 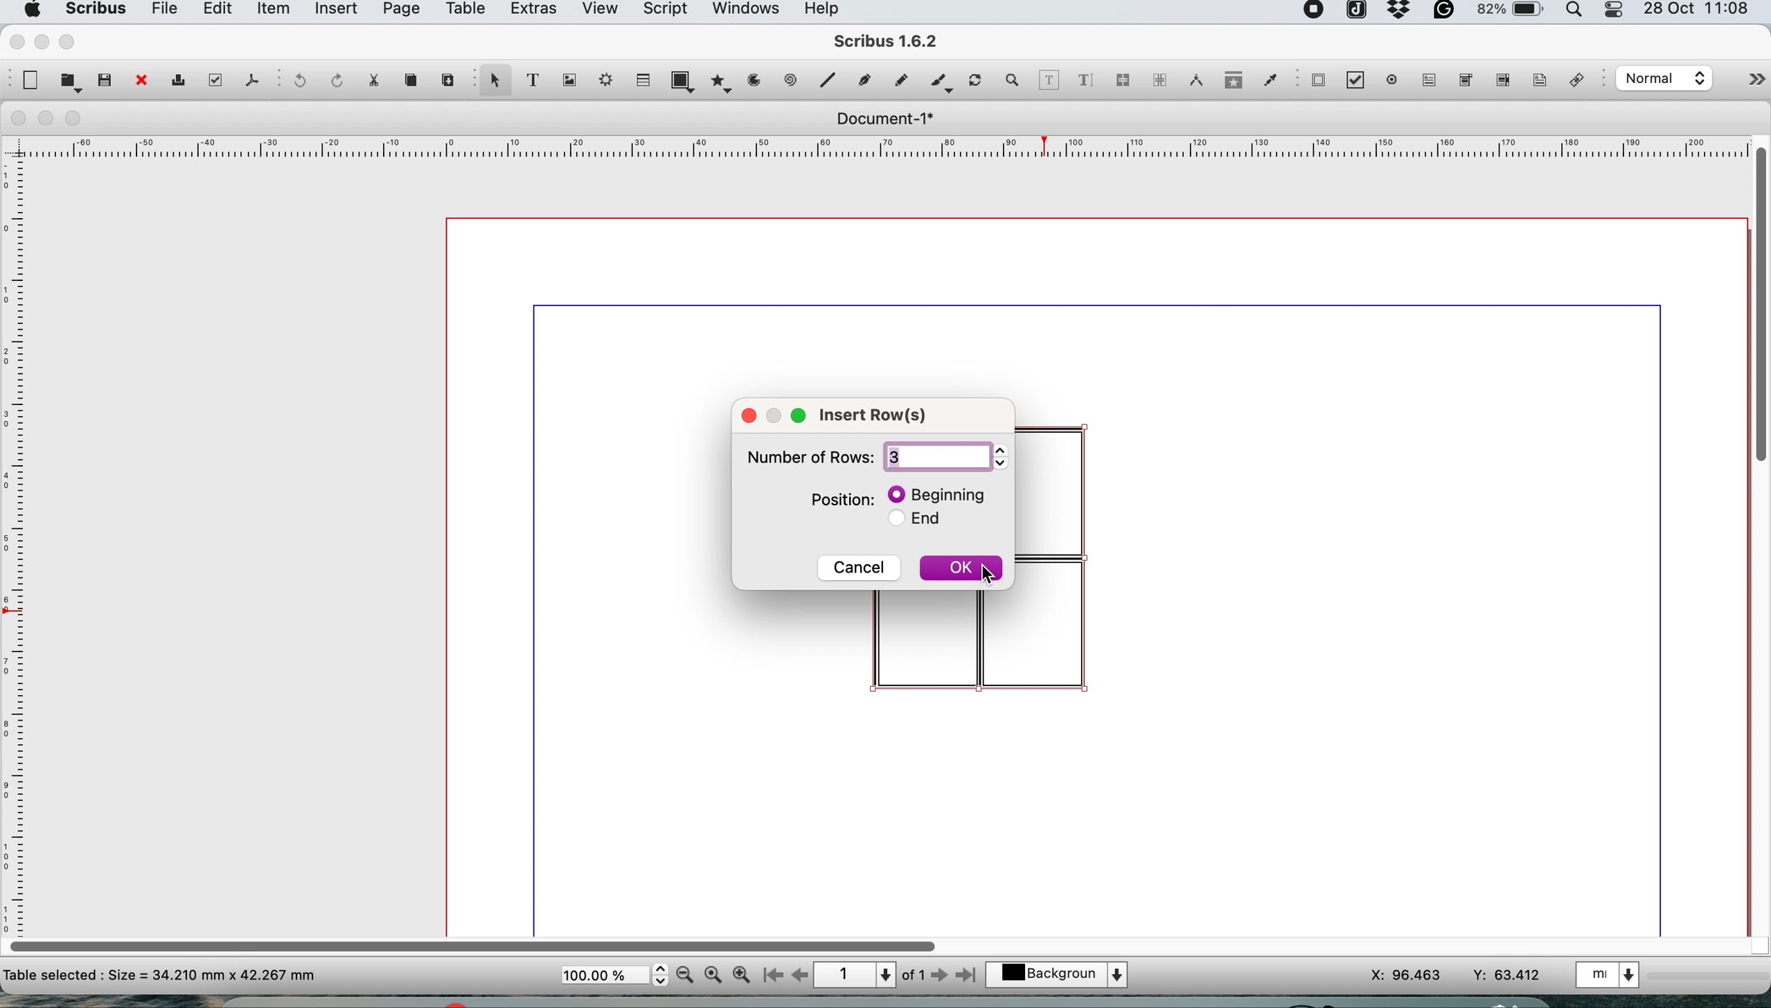 What do you see at coordinates (1611, 973) in the screenshot?
I see `select the current unit` at bounding box center [1611, 973].